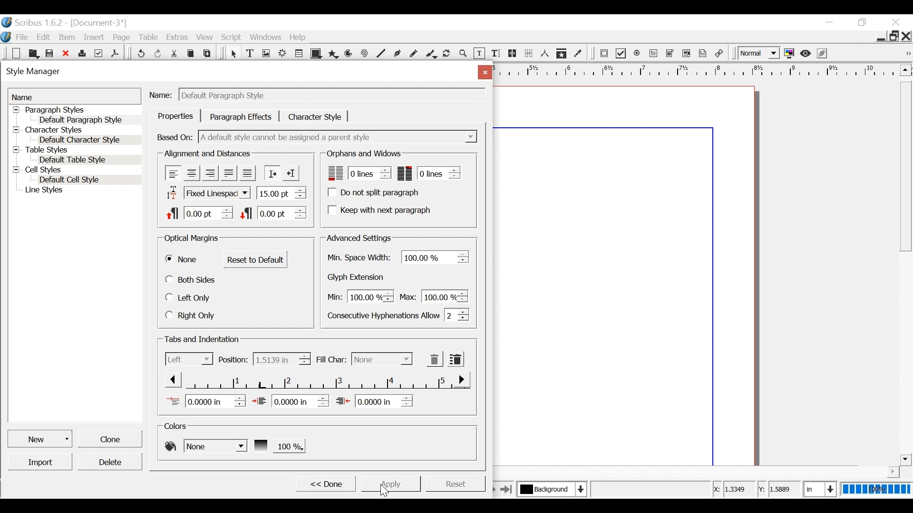 The width and height of the screenshot is (913, 513). I want to click on Background shade, so click(279, 445).